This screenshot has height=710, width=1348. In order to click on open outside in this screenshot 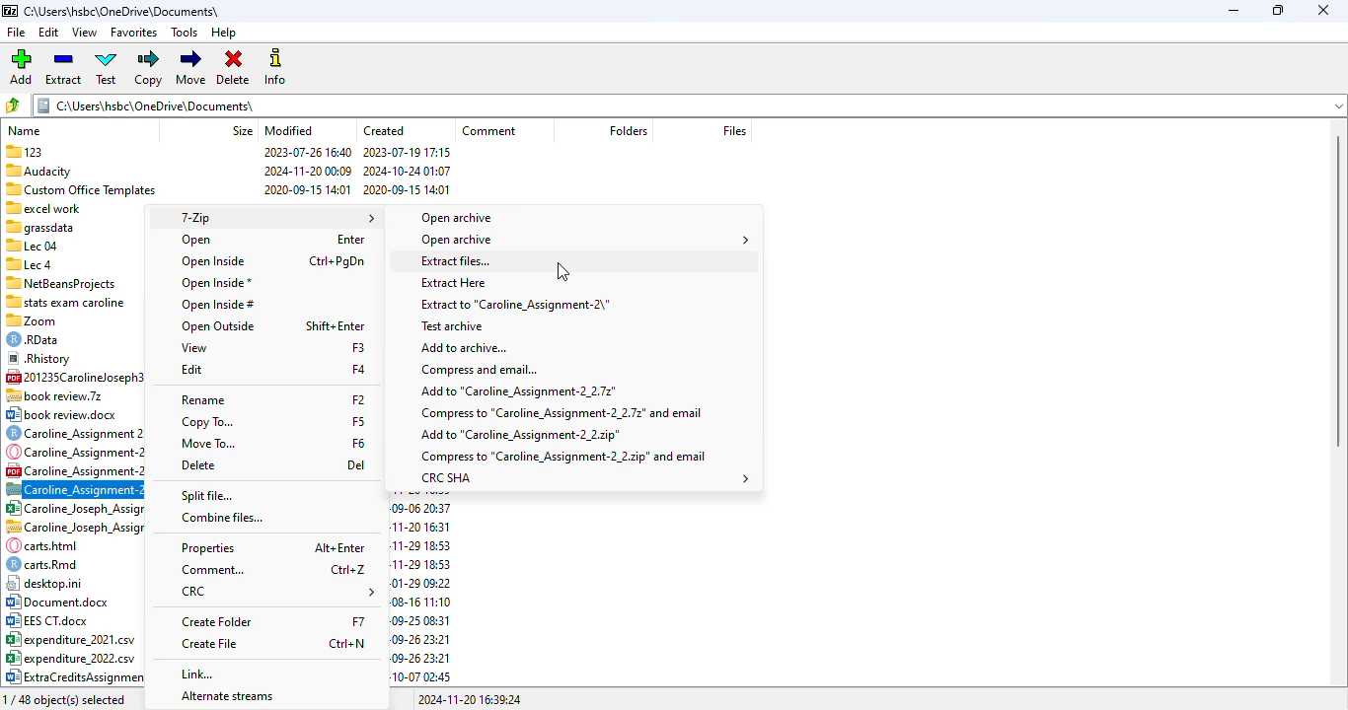, I will do `click(218, 326)`.